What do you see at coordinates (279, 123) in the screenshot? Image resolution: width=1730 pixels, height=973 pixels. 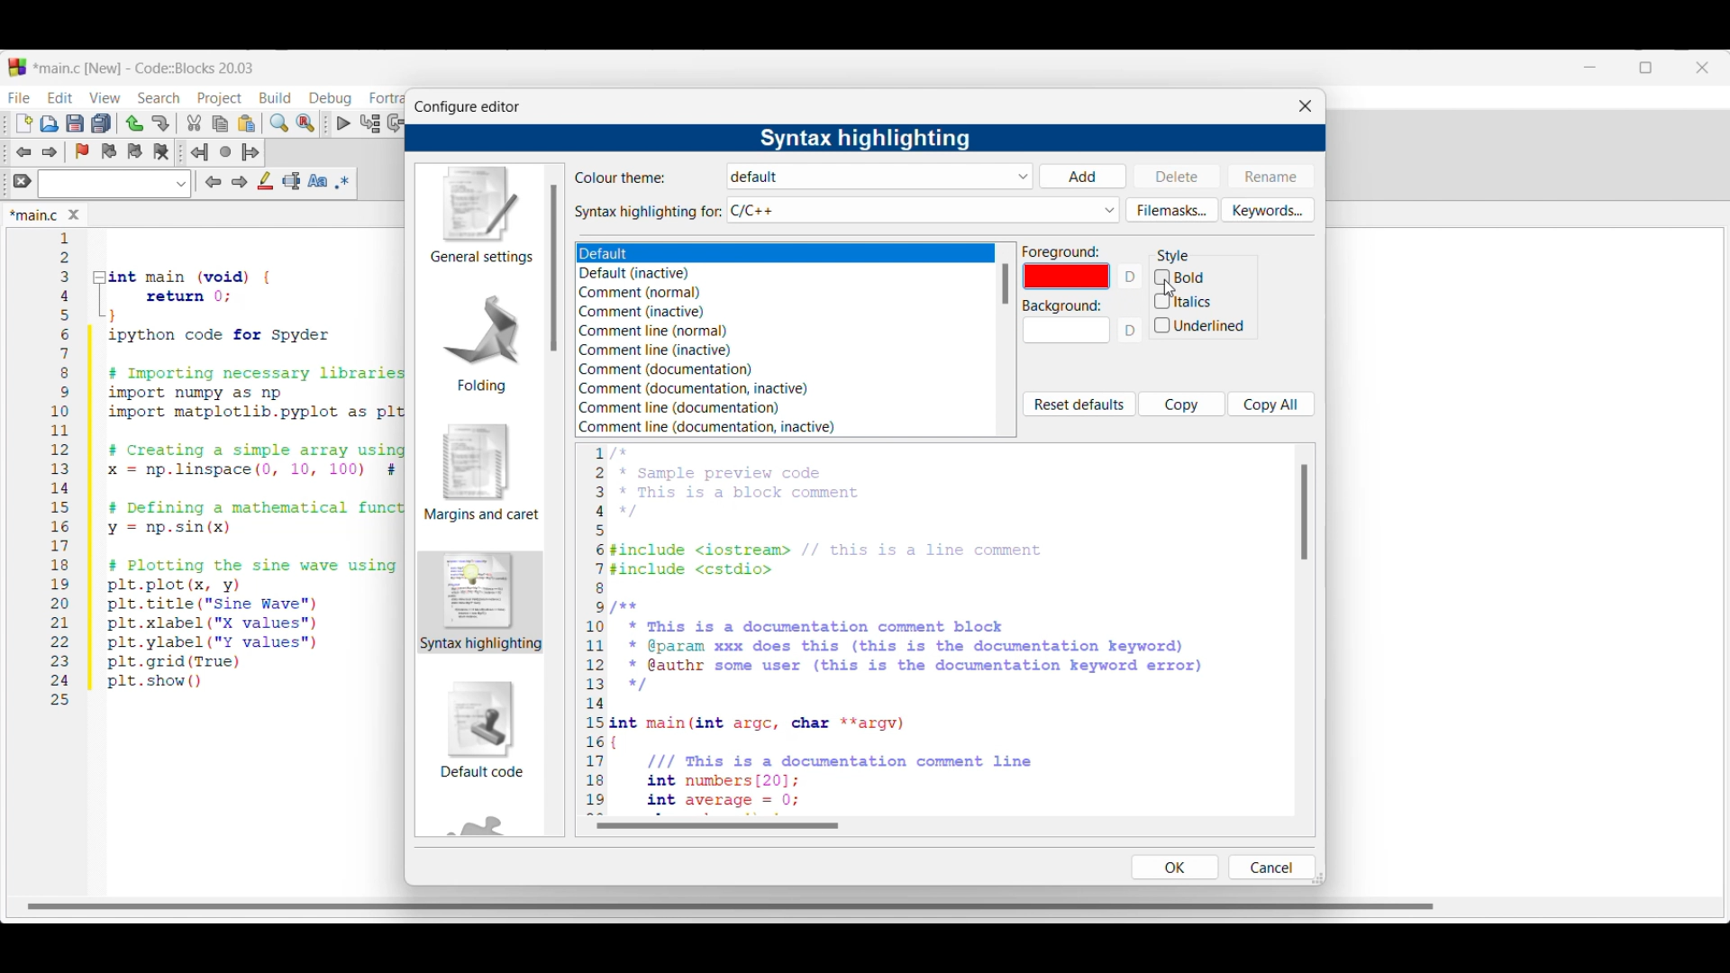 I see `Find` at bounding box center [279, 123].